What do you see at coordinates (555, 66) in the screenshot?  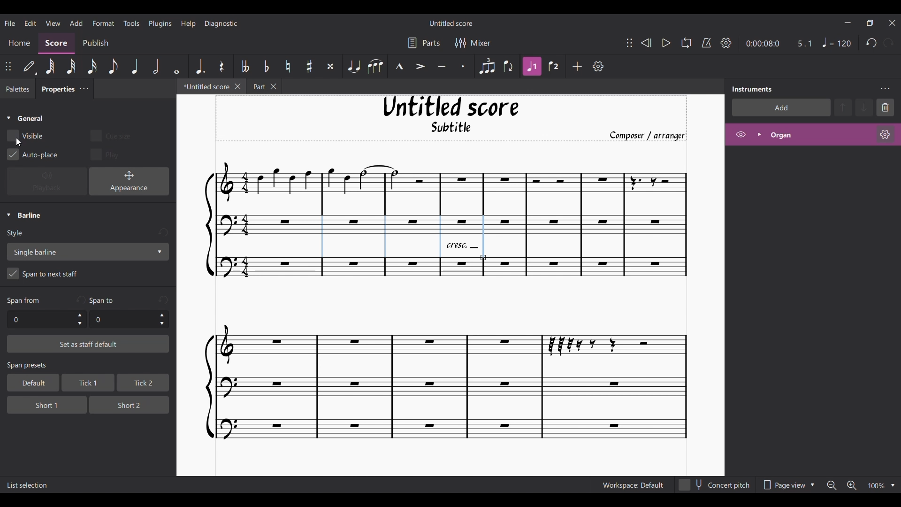 I see `Voice 2` at bounding box center [555, 66].